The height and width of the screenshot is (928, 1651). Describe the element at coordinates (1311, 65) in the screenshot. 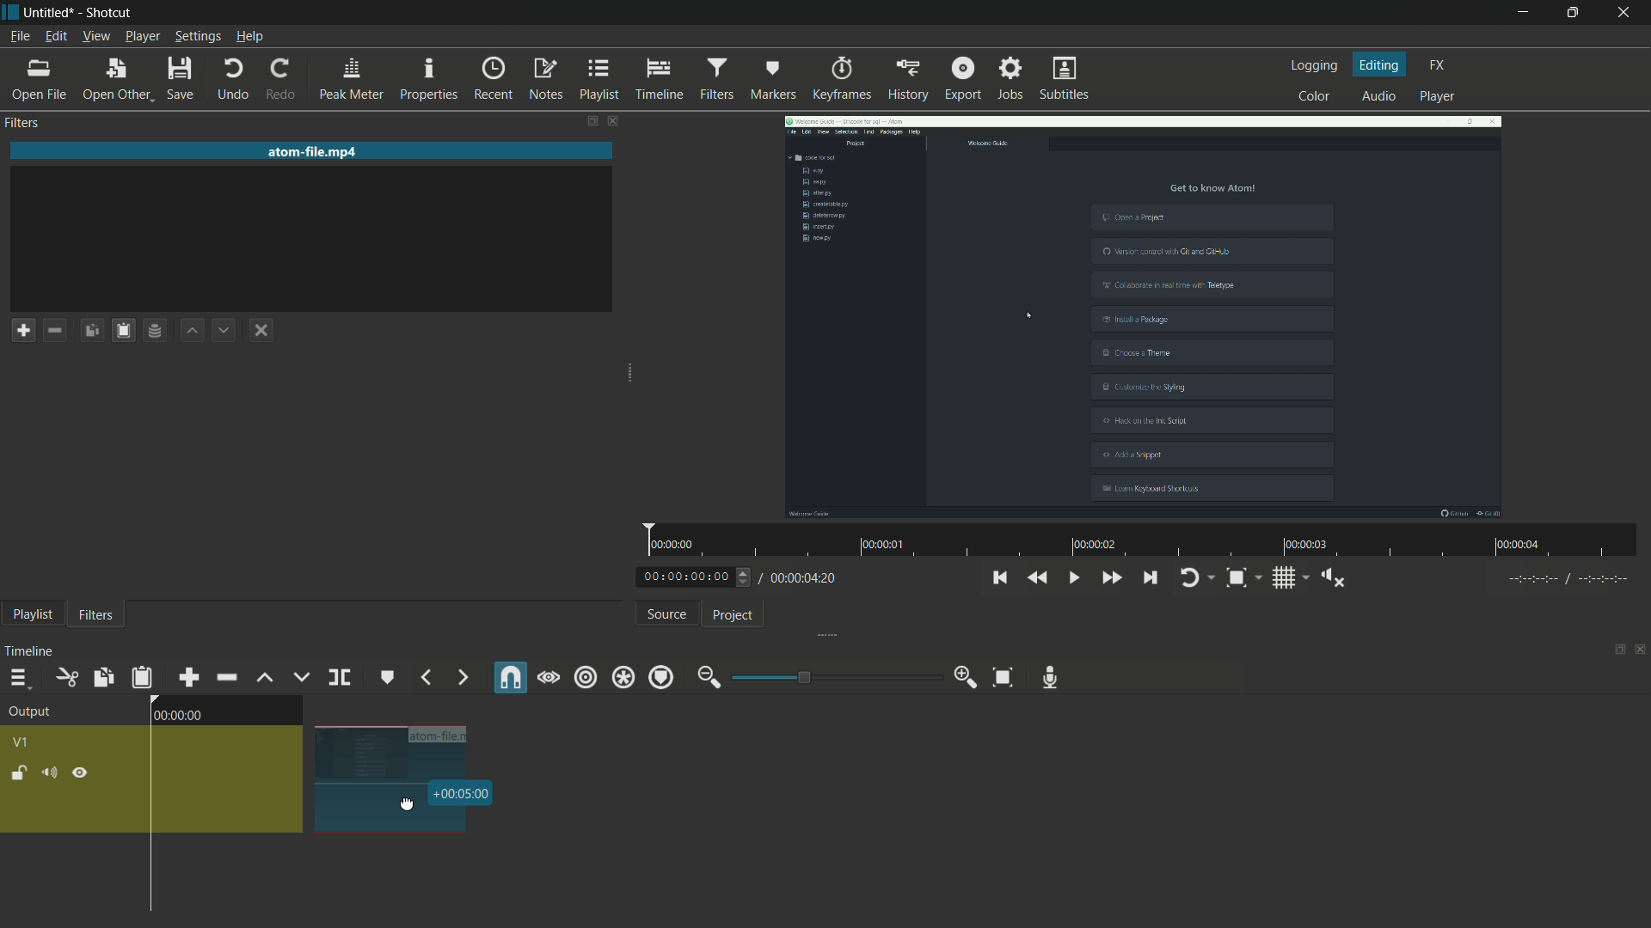

I see `logging` at that location.